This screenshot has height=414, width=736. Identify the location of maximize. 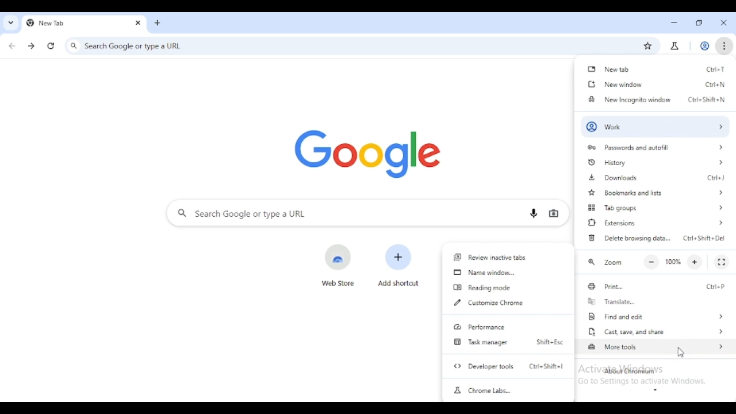
(700, 24).